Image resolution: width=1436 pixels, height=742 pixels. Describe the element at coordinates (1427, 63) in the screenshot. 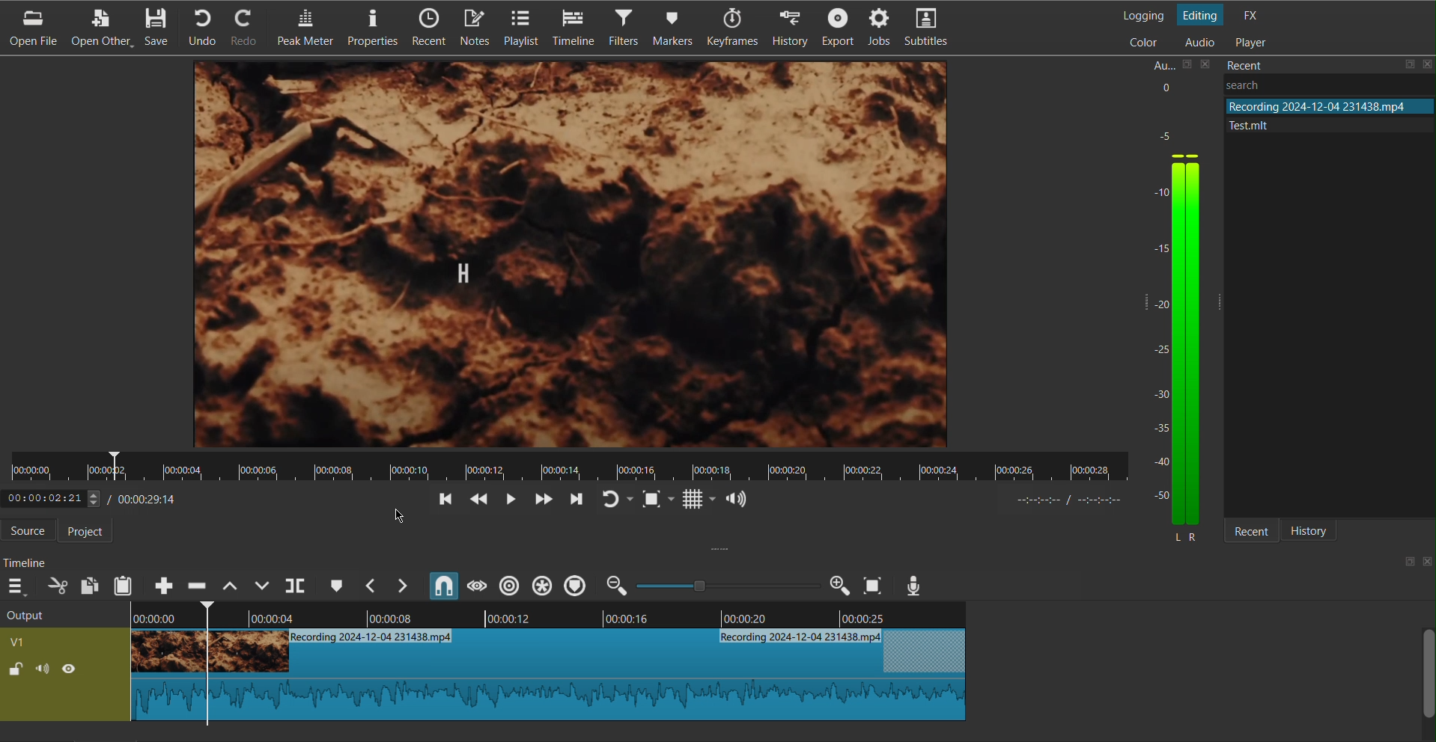

I see `close` at that location.